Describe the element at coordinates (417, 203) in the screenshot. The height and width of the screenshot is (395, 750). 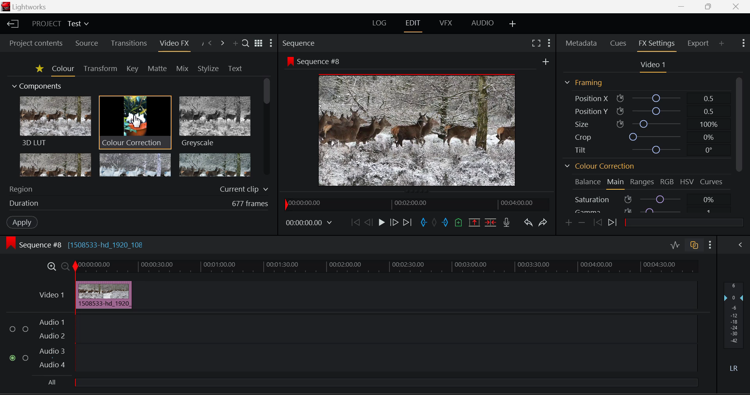
I see `Project Timeline Navigator` at that location.